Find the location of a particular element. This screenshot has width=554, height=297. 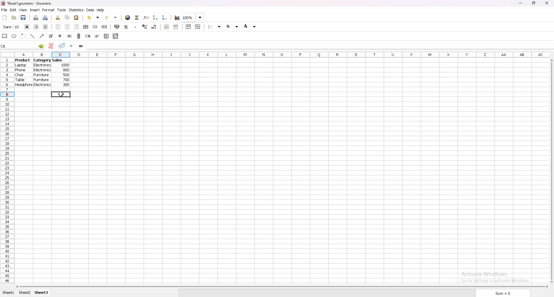

open is located at coordinates (14, 17).